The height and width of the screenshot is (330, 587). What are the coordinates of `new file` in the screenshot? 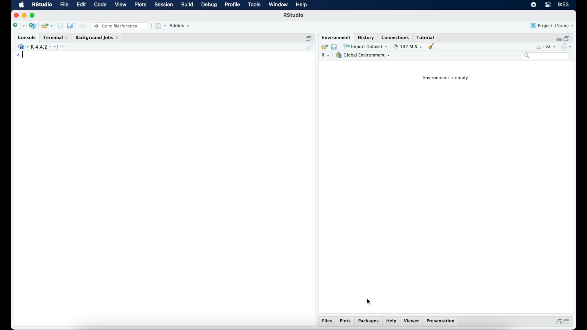 It's located at (18, 25).